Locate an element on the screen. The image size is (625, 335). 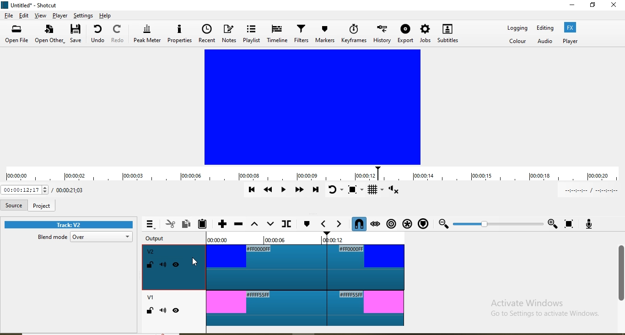
Toggle play or pause is located at coordinates (282, 189).